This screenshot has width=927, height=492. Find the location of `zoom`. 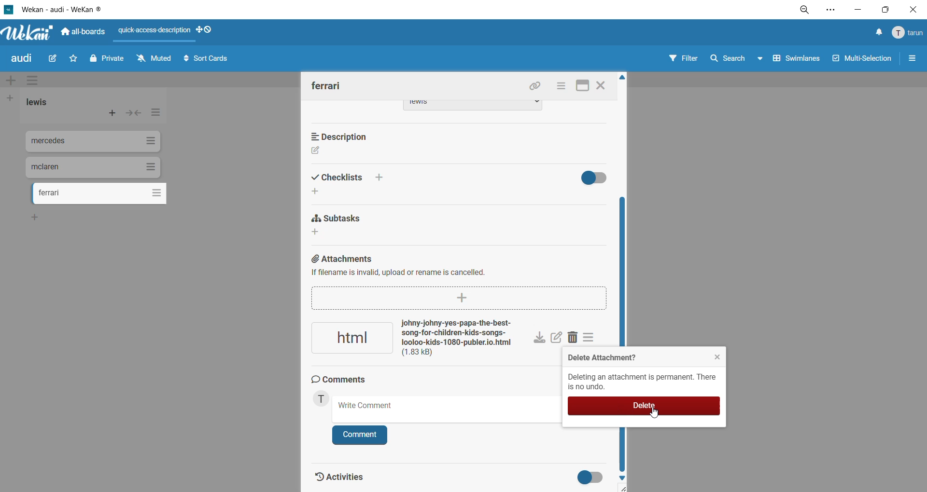

zoom is located at coordinates (807, 10).